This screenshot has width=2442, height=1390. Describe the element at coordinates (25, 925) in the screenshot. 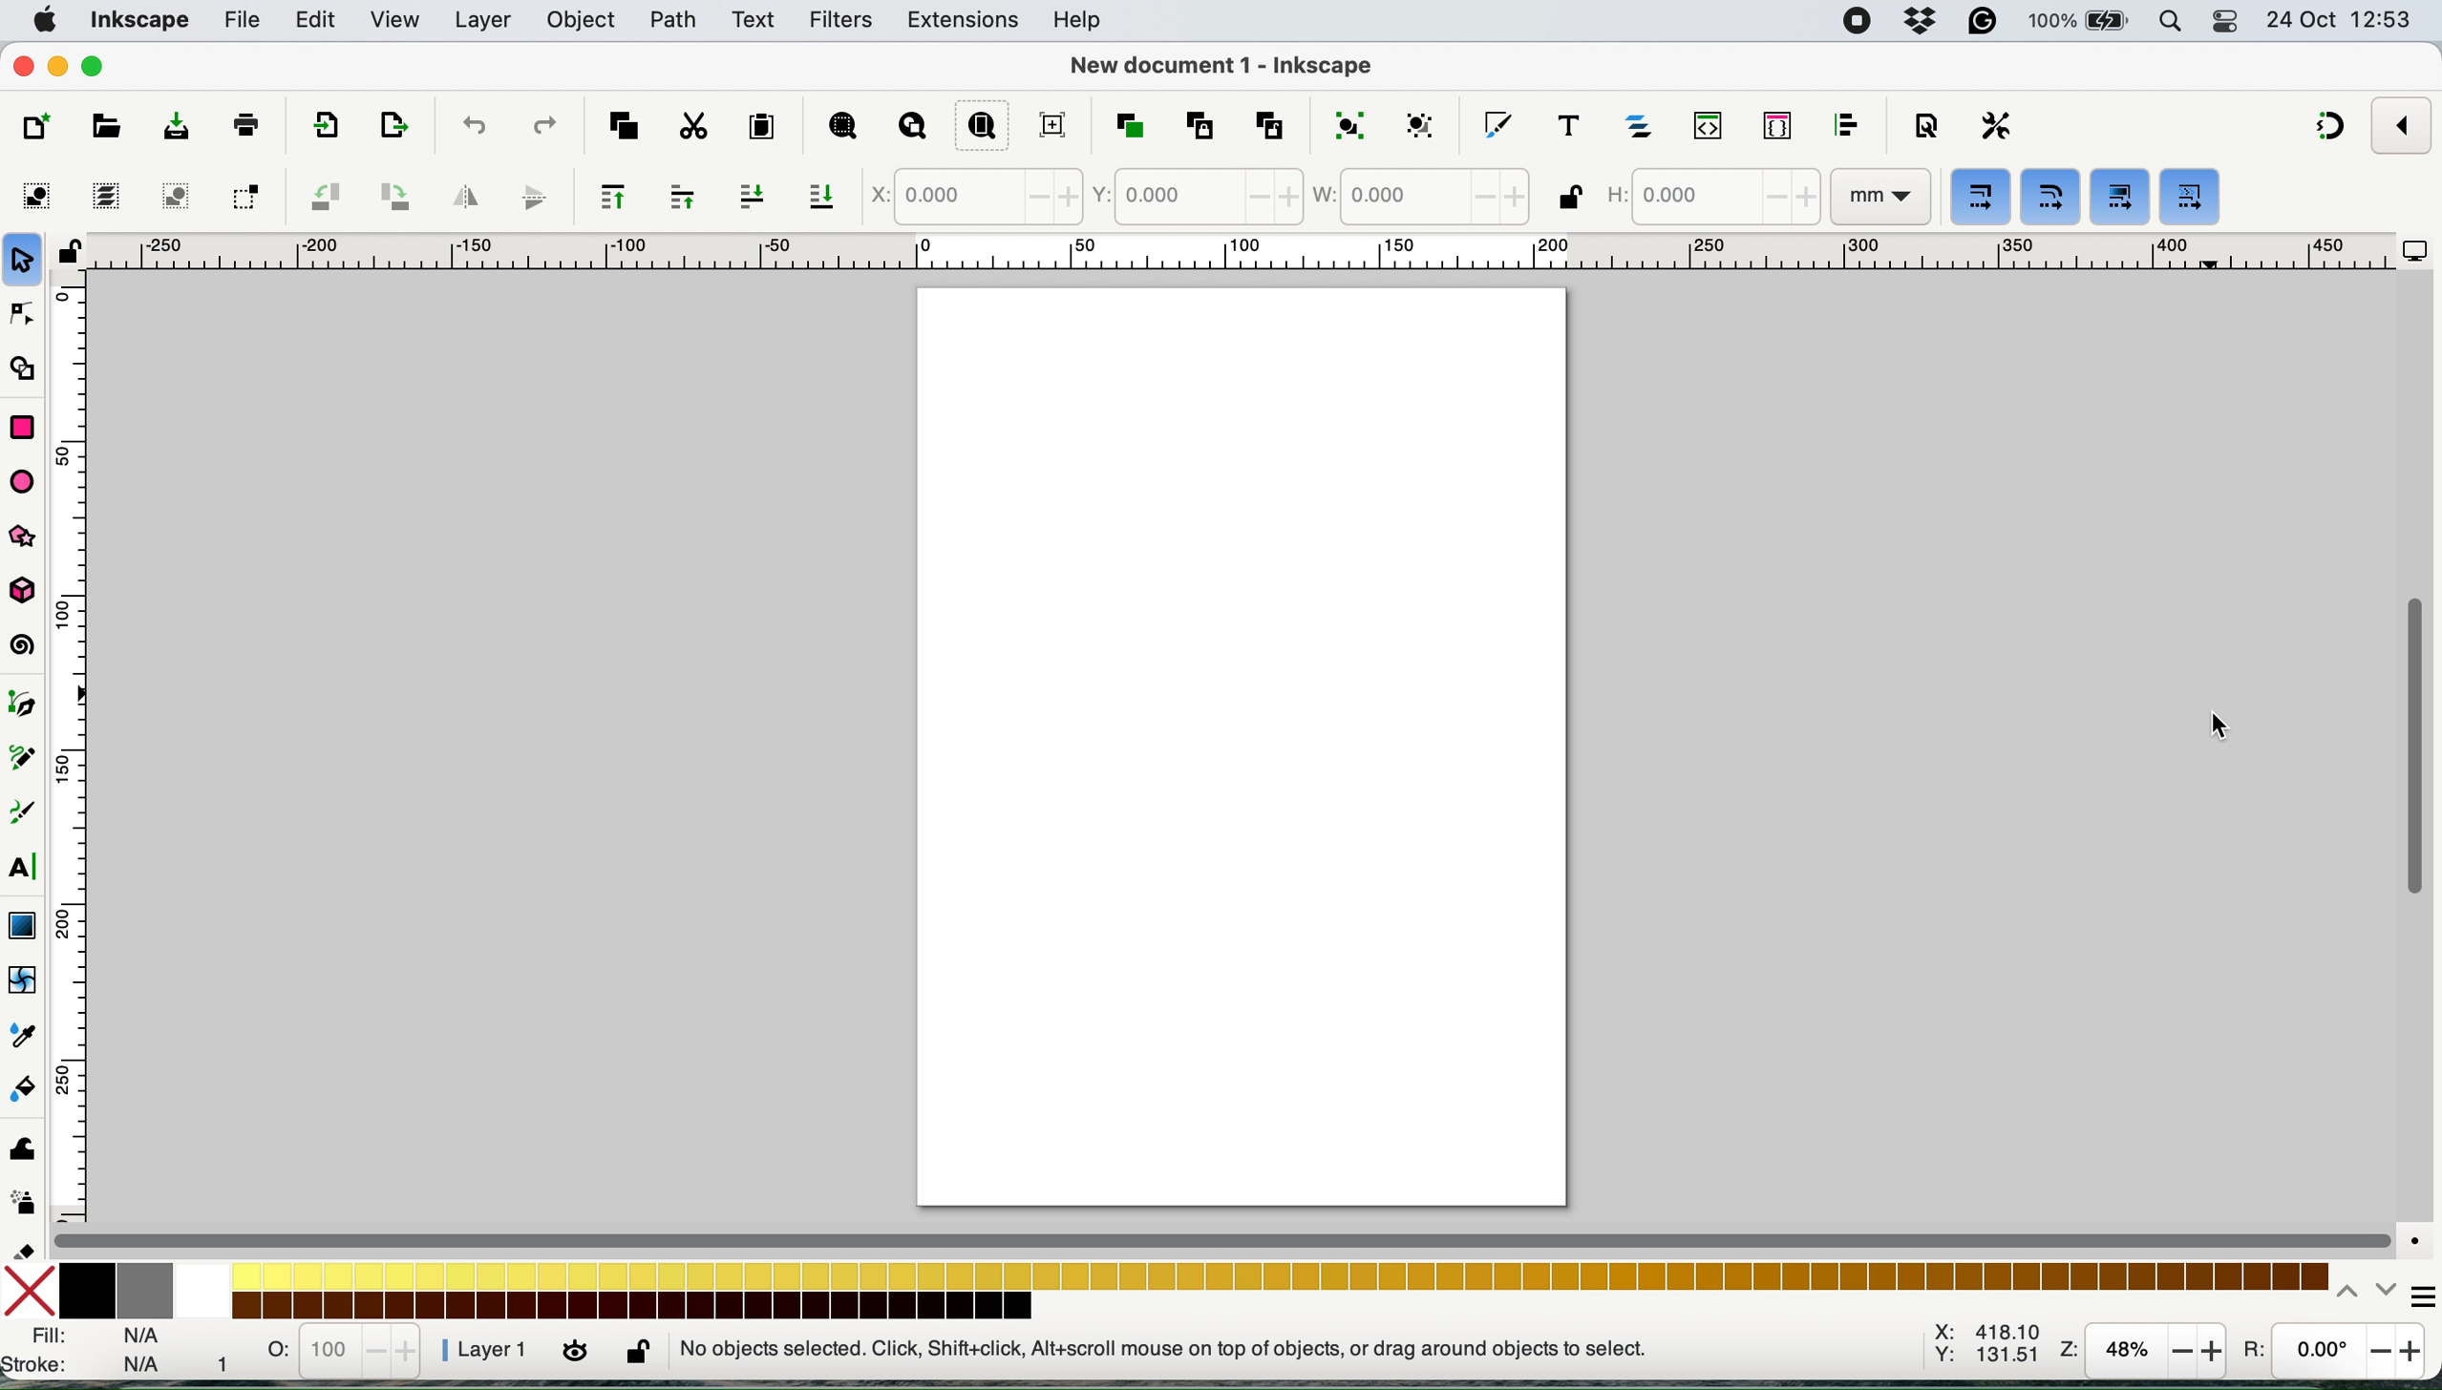

I see `gradient tool` at that location.